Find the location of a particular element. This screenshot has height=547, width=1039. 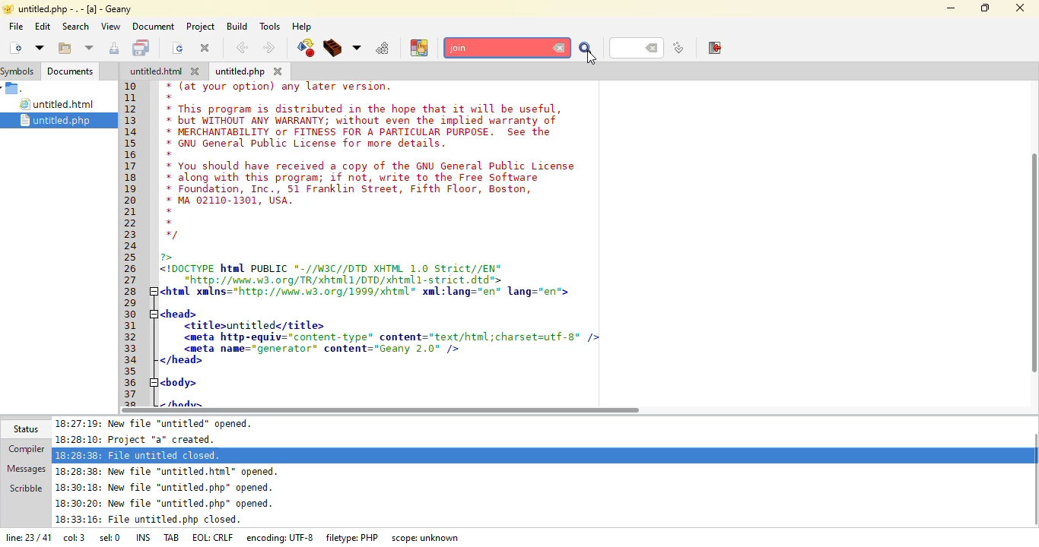

* You should have received a copy of the GNU General Public License is located at coordinates (372, 166).